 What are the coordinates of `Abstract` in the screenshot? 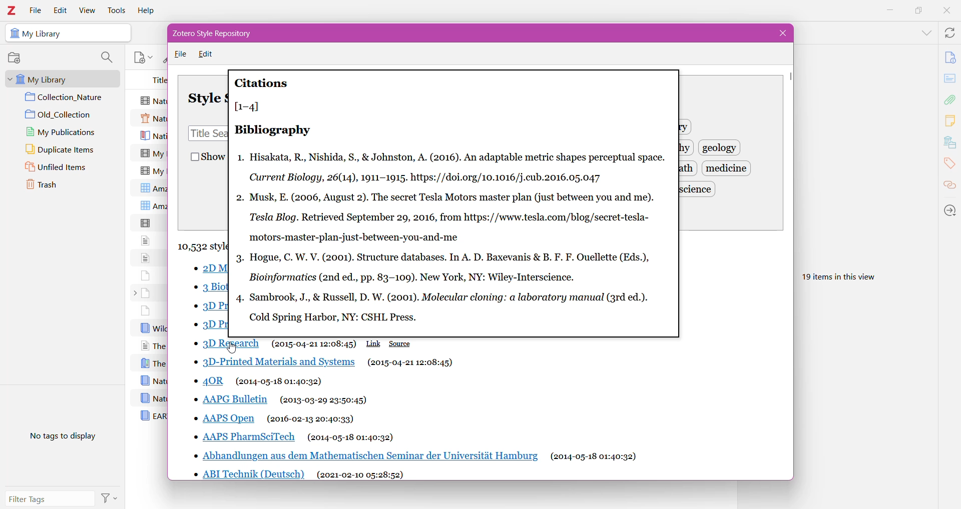 It's located at (950, 79).